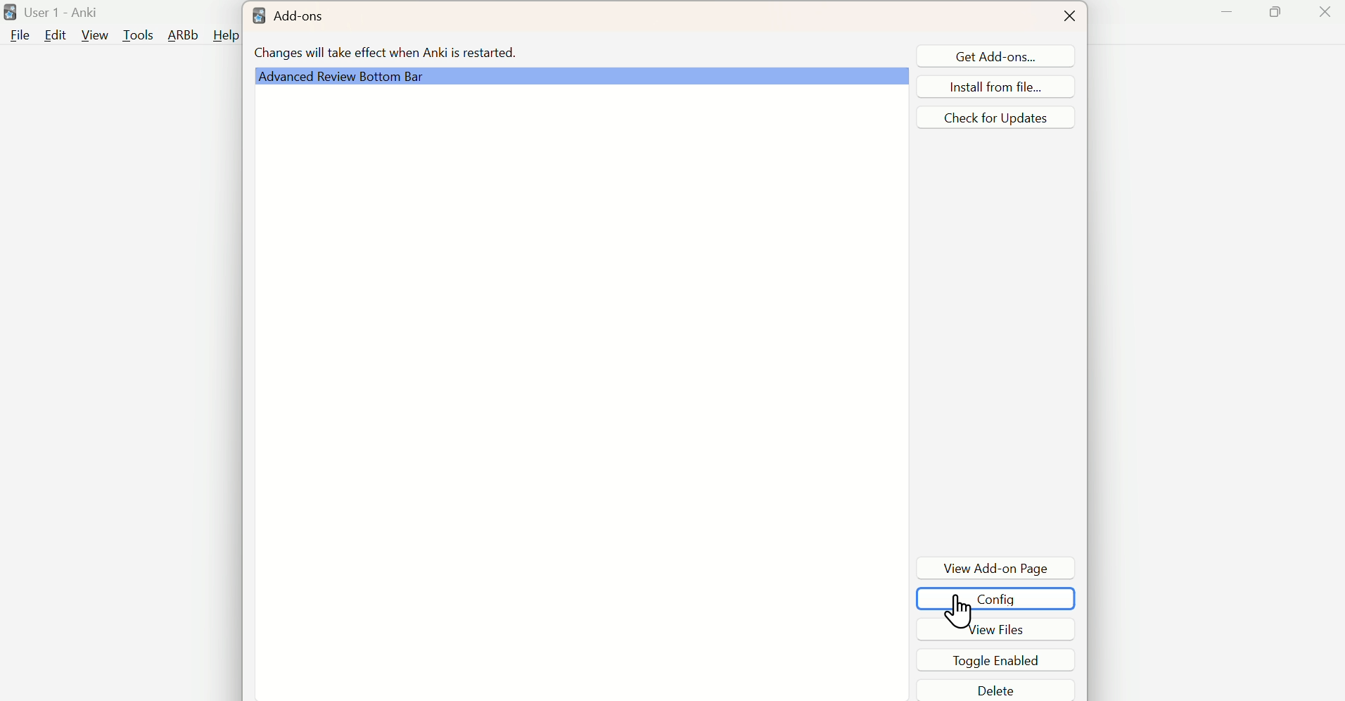 This screenshot has width=1345, height=701. Describe the element at coordinates (54, 36) in the screenshot. I see `Edit` at that location.